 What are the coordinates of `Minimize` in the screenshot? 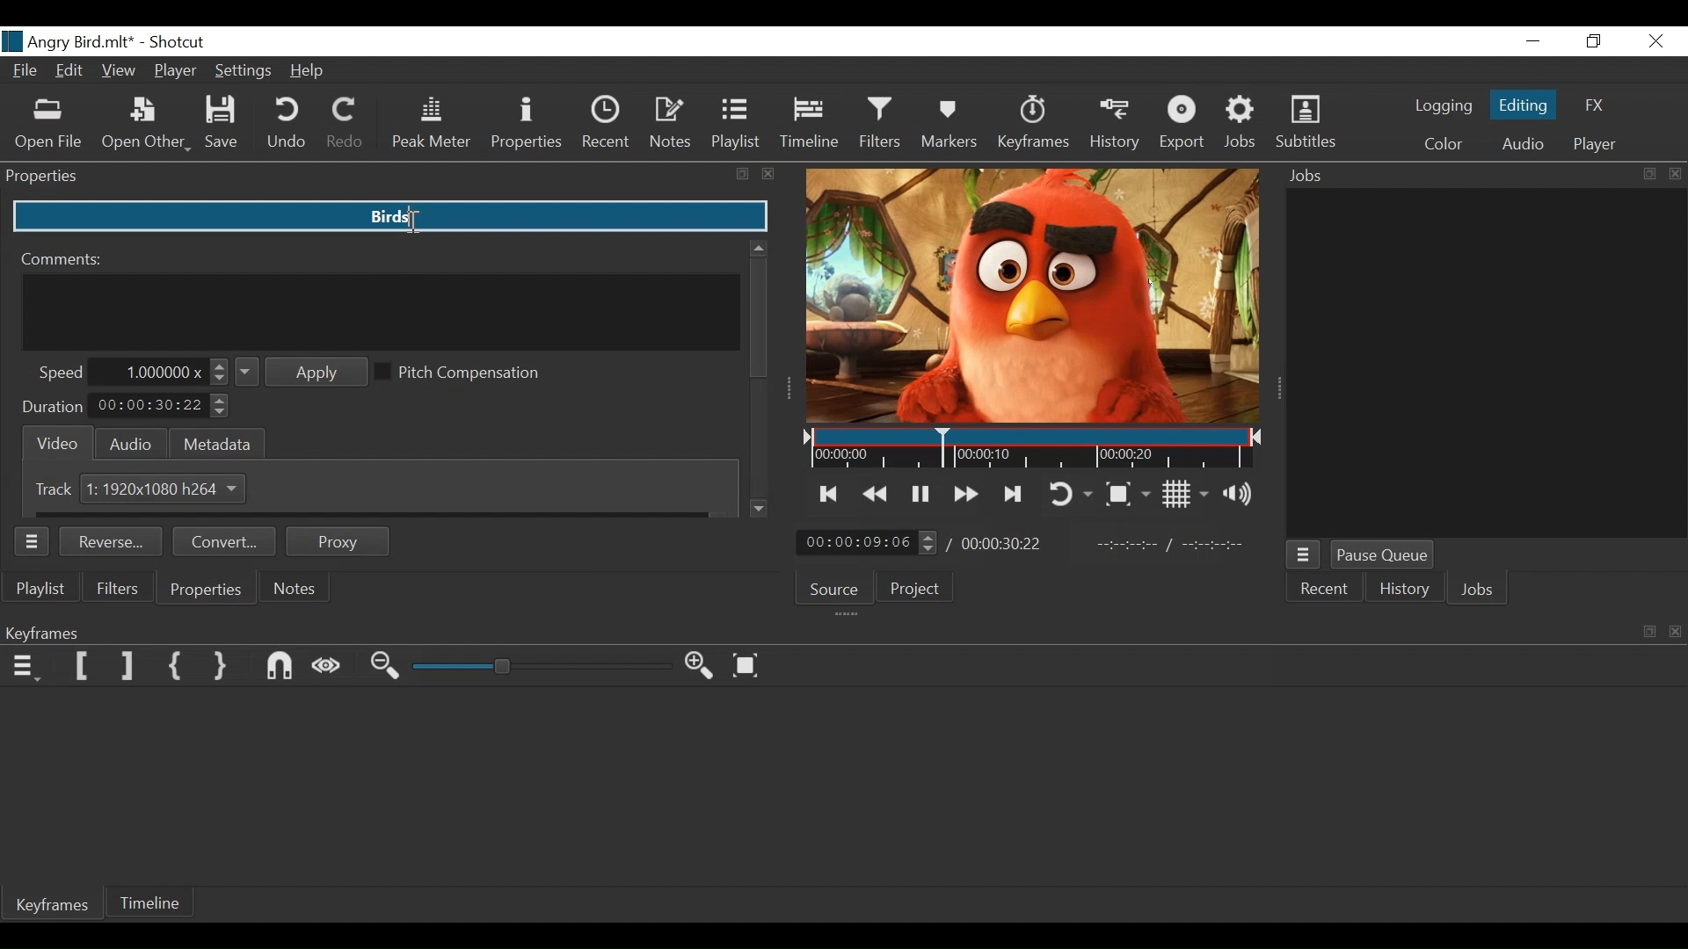 It's located at (1532, 40).